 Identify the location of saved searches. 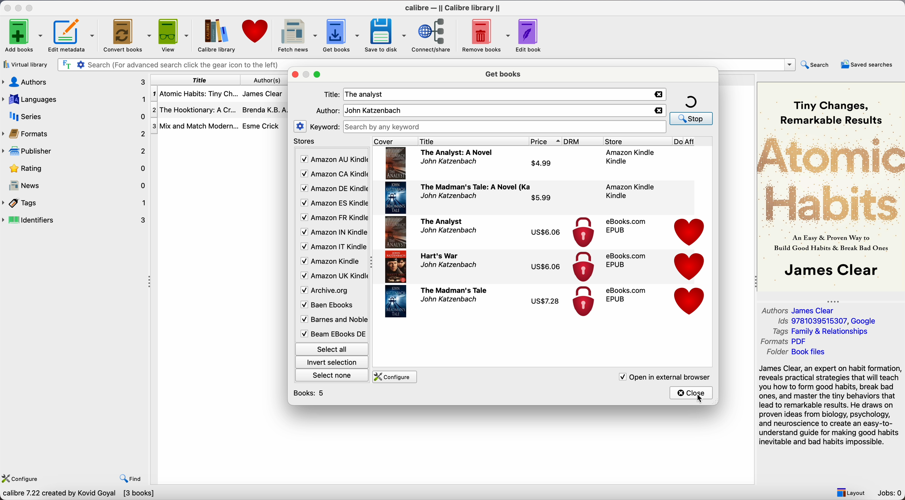
(867, 64).